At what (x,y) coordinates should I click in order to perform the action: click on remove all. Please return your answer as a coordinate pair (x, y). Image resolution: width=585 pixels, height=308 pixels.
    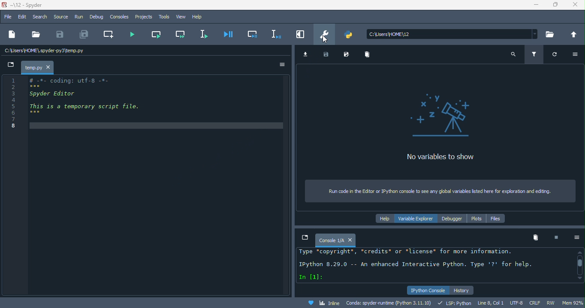
    Looking at the image, I should click on (536, 238).